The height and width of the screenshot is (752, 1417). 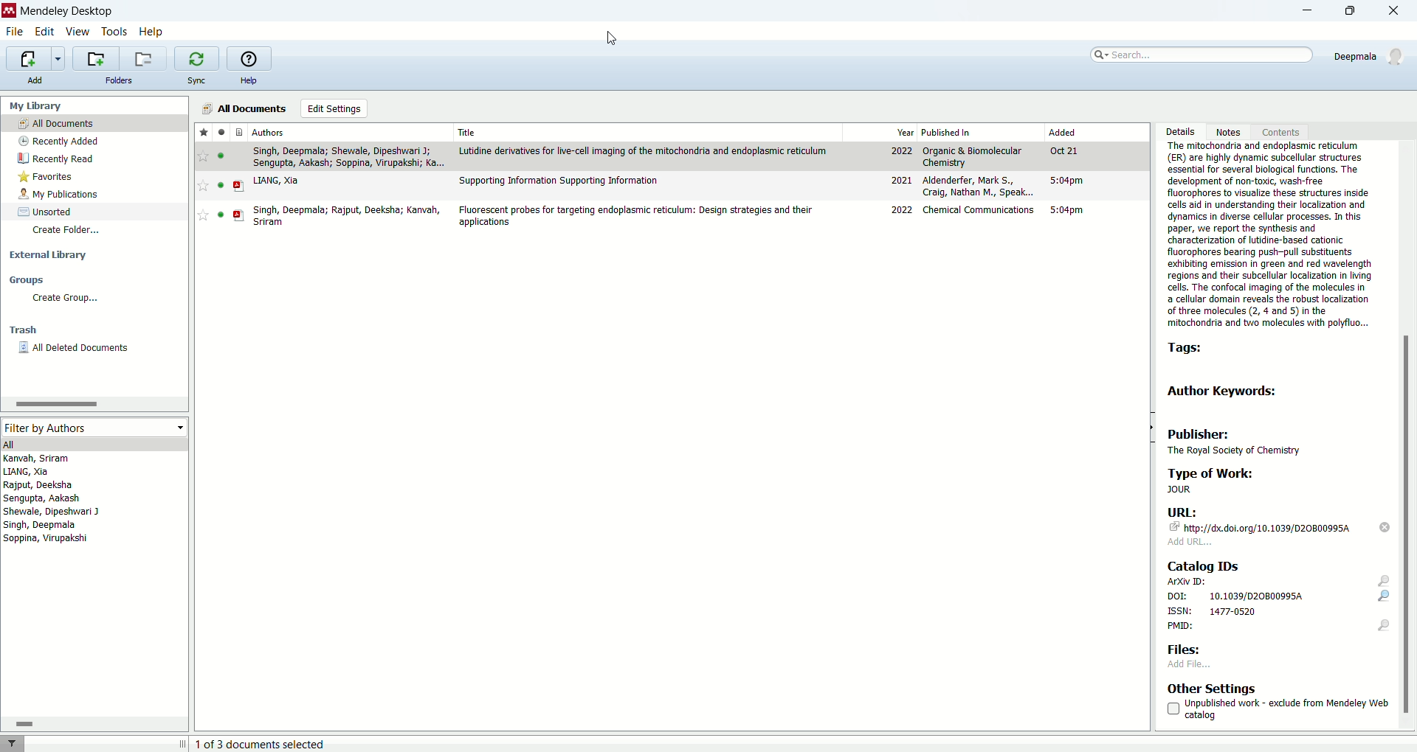 What do you see at coordinates (247, 58) in the screenshot?
I see `online help guide for mendeley` at bounding box center [247, 58].